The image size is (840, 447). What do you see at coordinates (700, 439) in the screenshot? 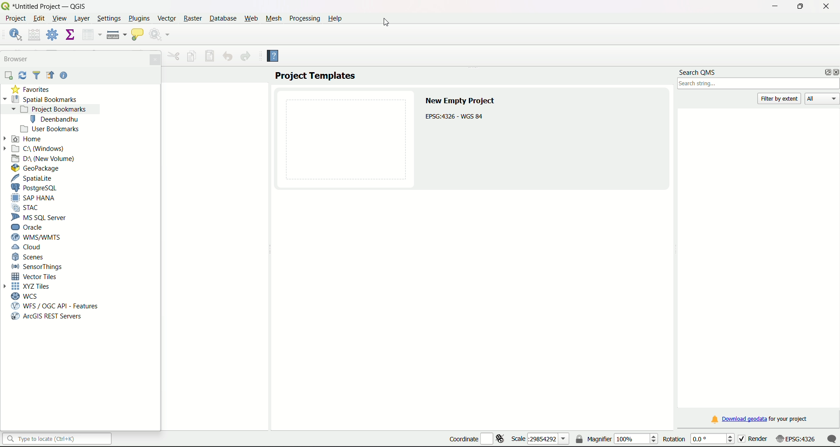
I see `rotation` at bounding box center [700, 439].